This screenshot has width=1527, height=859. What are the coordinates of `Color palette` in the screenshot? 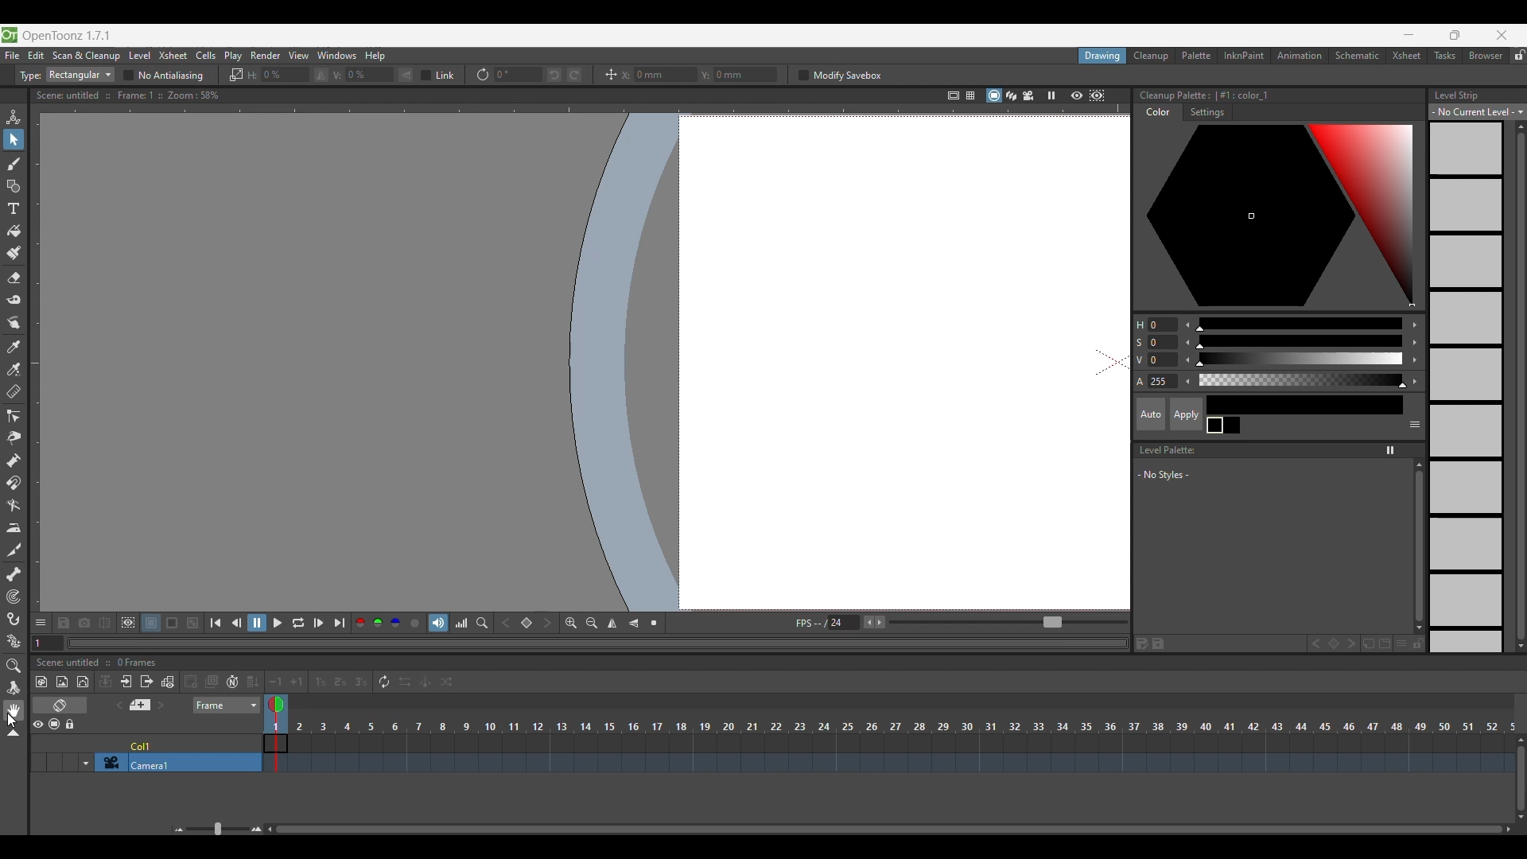 It's located at (1276, 216).